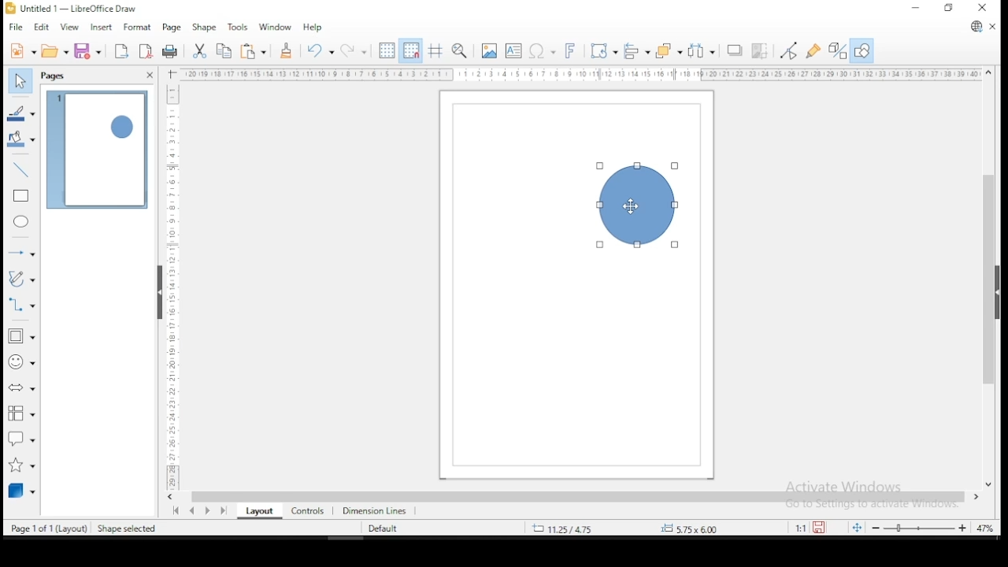 The width and height of the screenshot is (1008, 567). I want to click on select, so click(19, 79).